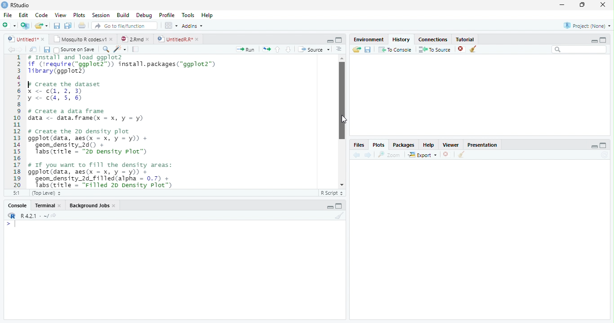 The height and width of the screenshot is (323, 614). I want to click on Source, so click(314, 49).